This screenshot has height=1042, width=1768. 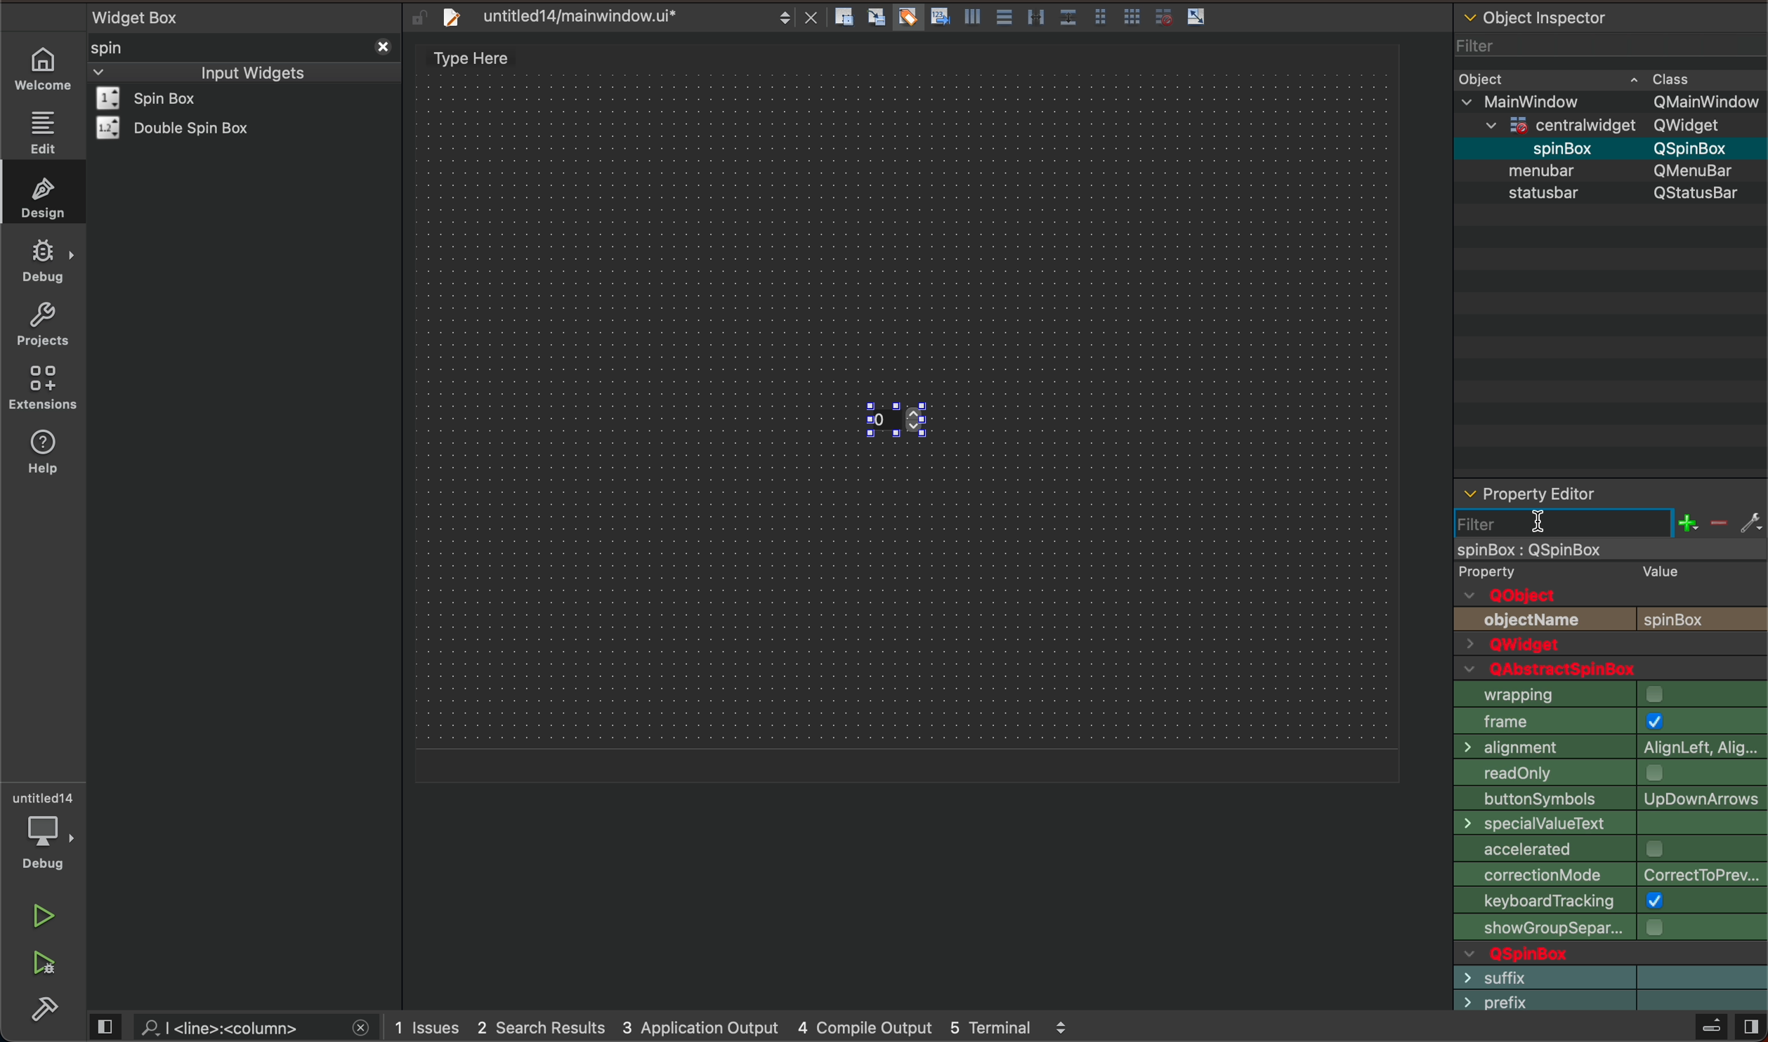 I want to click on object selected, so click(x=1609, y=548).